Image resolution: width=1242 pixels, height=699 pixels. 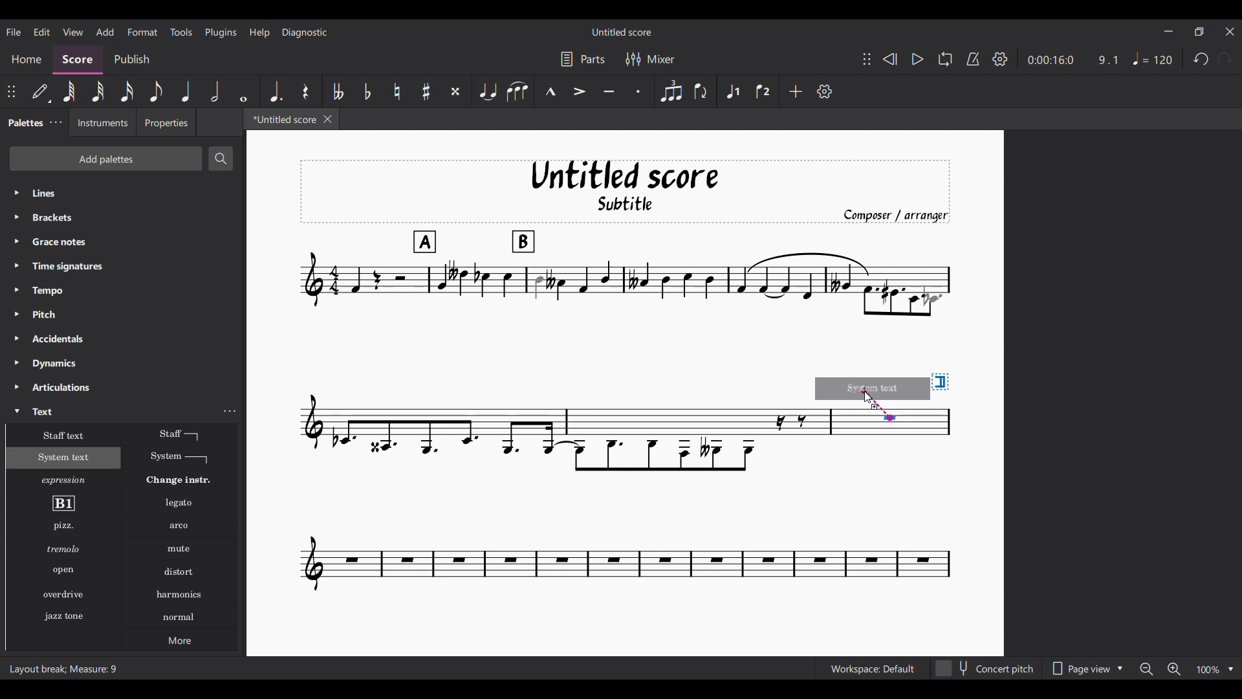 What do you see at coordinates (105, 159) in the screenshot?
I see `Add palettes` at bounding box center [105, 159].